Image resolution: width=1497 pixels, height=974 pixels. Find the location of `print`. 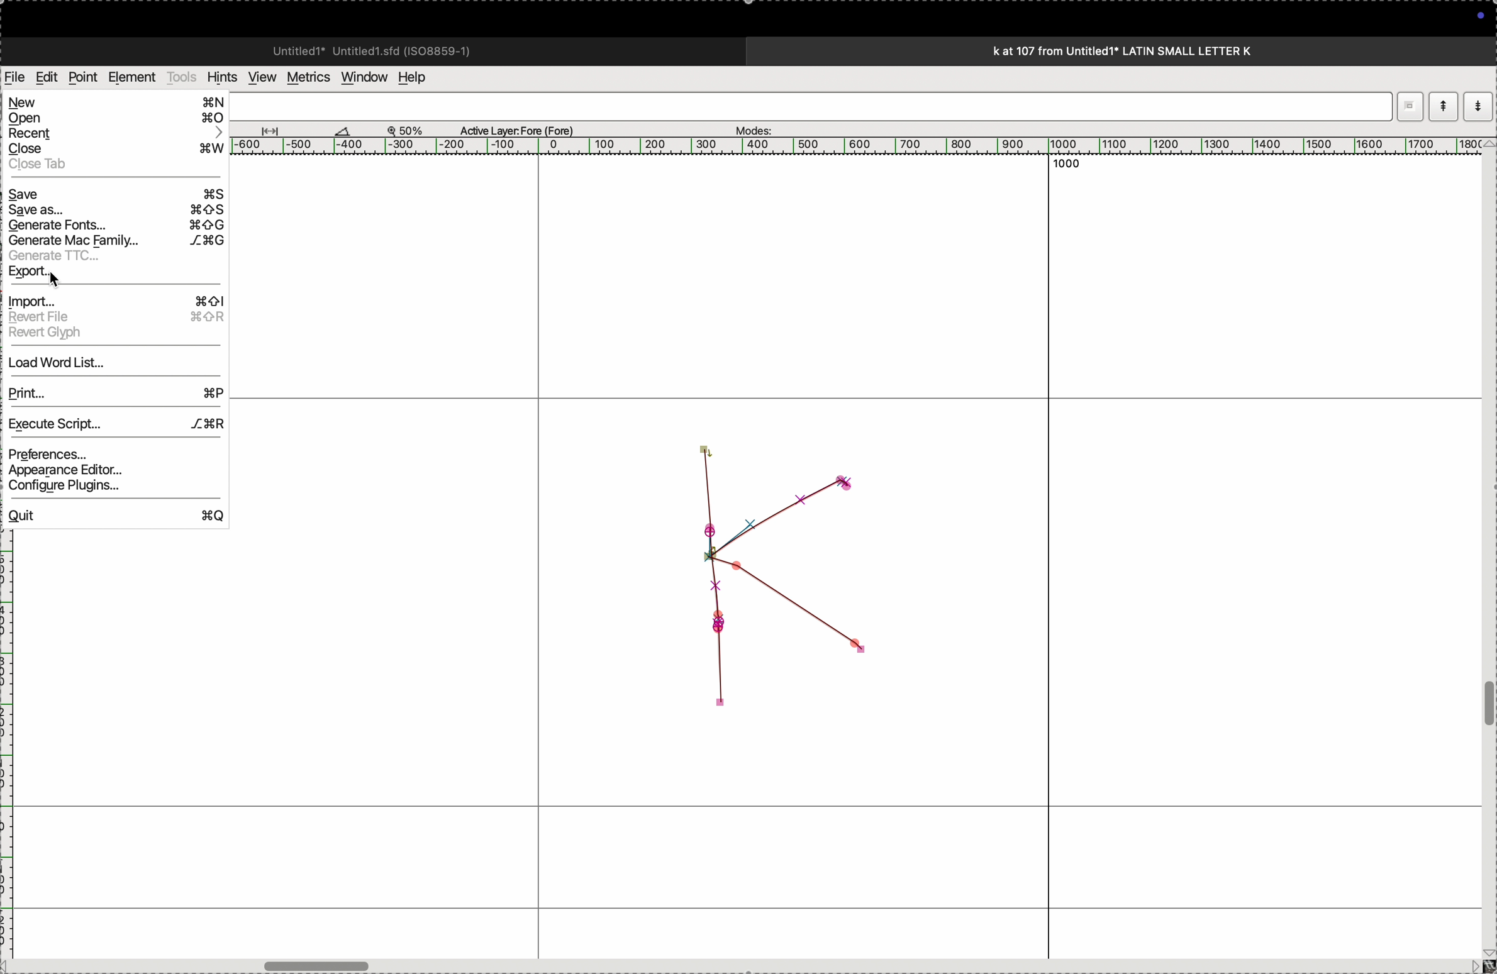

print is located at coordinates (113, 392).